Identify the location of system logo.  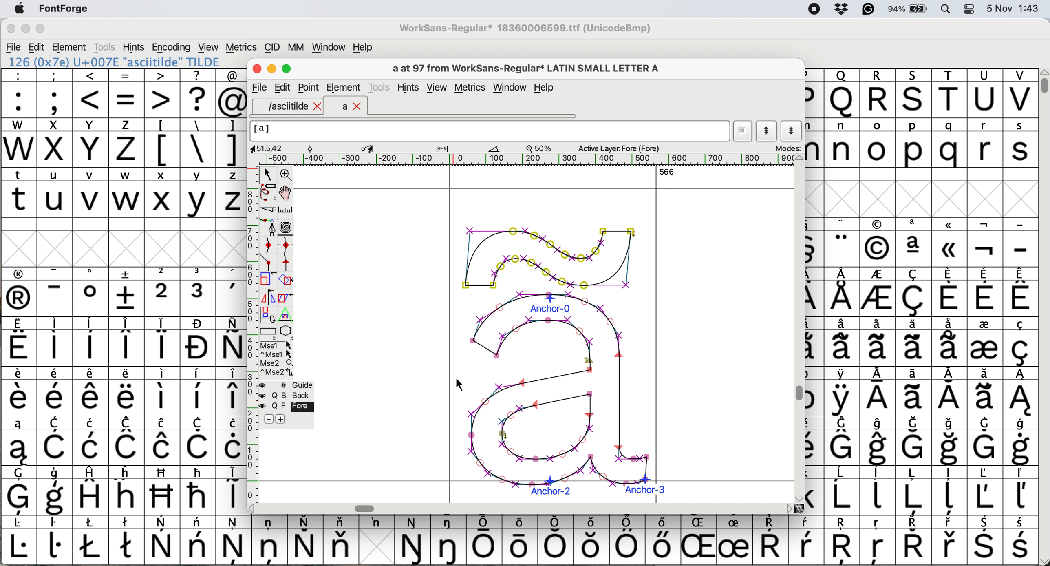
(19, 9).